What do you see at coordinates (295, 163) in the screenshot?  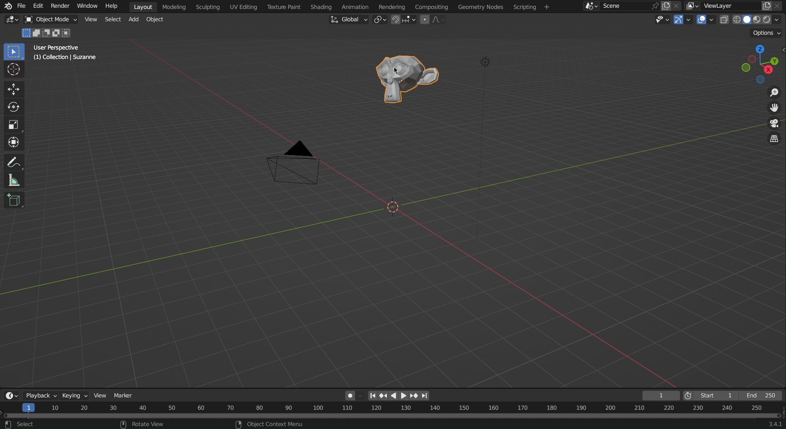 I see `Camera` at bounding box center [295, 163].